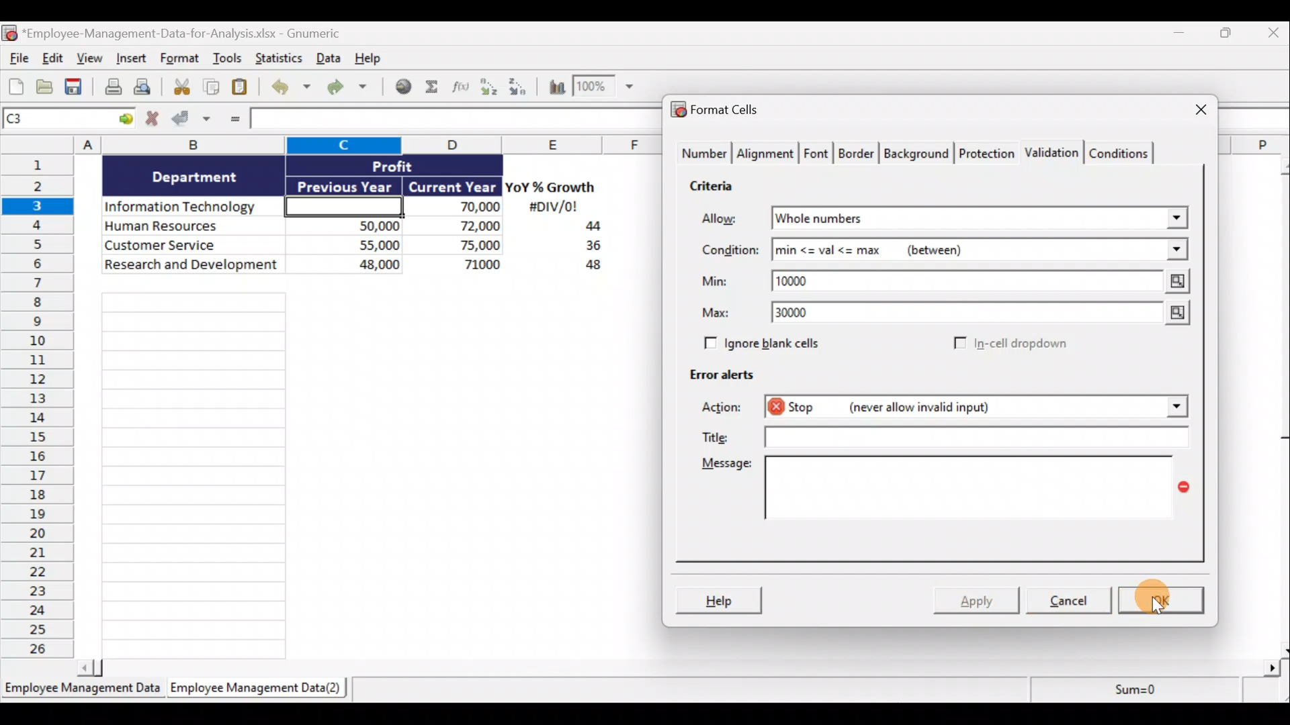 This screenshot has height=725, width=1290. What do you see at coordinates (232, 121) in the screenshot?
I see `Enter formula` at bounding box center [232, 121].